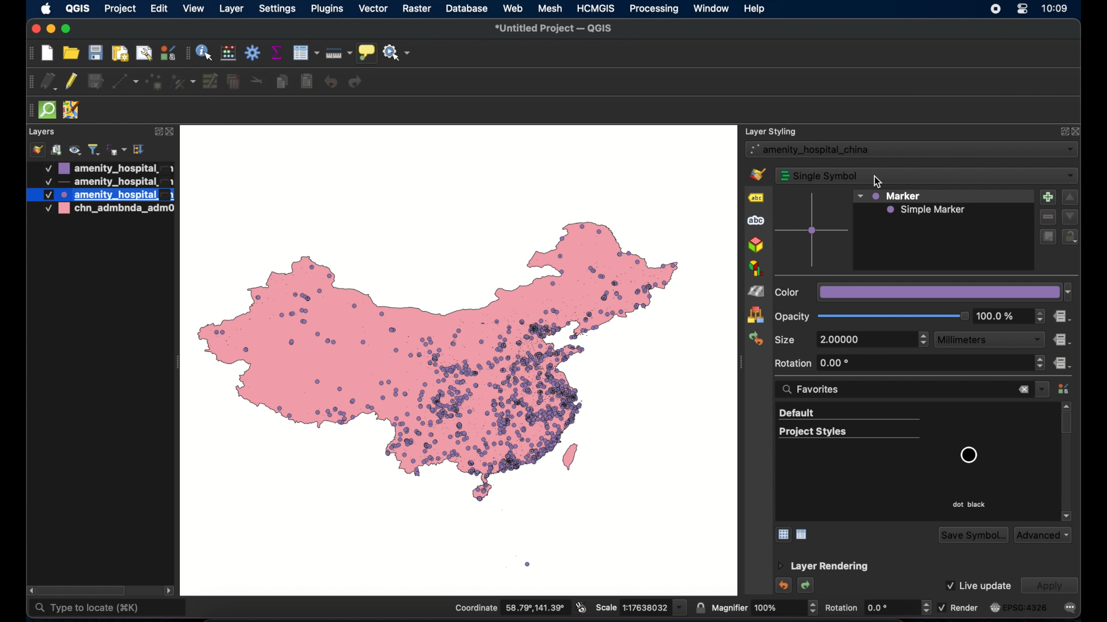  I want to click on dot black, so click(969, 504).